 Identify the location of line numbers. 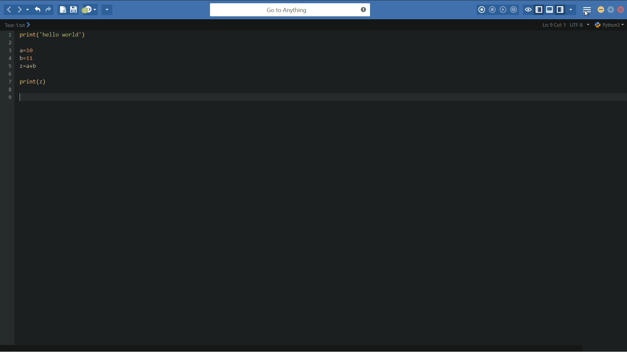
(9, 66).